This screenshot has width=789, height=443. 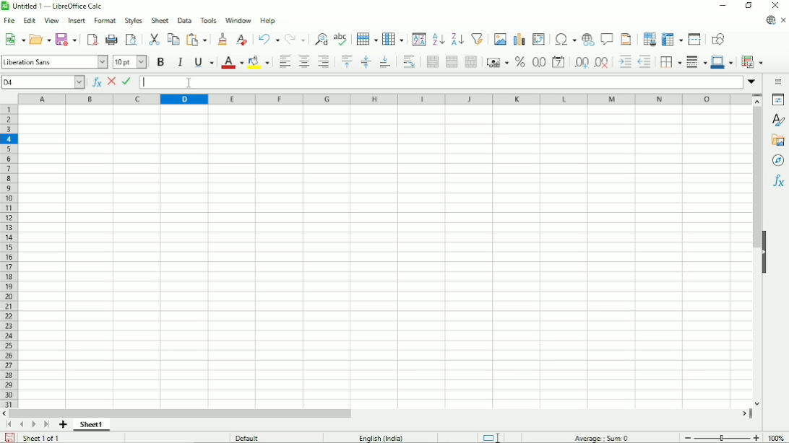 I want to click on Save, so click(x=10, y=437).